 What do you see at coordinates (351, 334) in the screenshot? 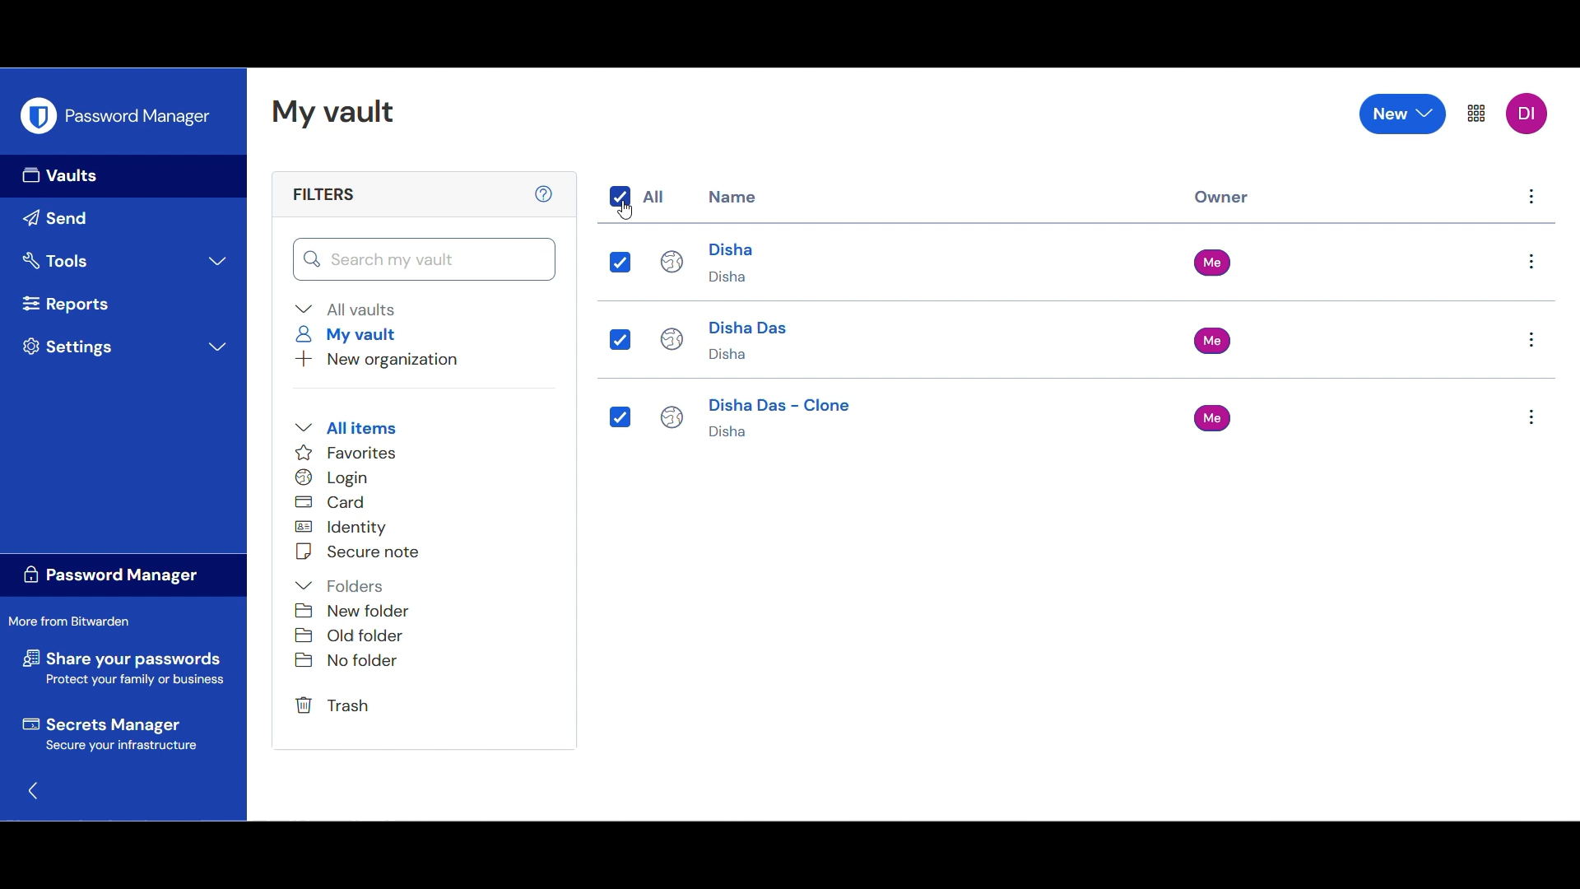
I see `My vault` at bounding box center [351, 334].